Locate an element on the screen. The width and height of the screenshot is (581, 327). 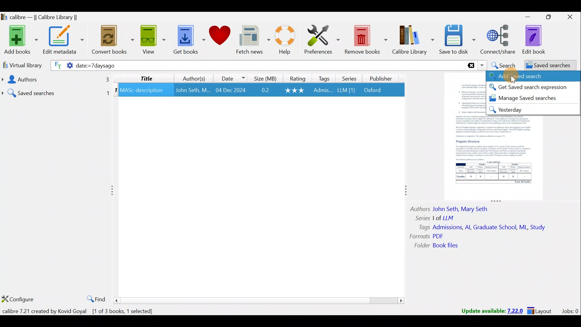
Book preview is located at coordinates (502, 159).